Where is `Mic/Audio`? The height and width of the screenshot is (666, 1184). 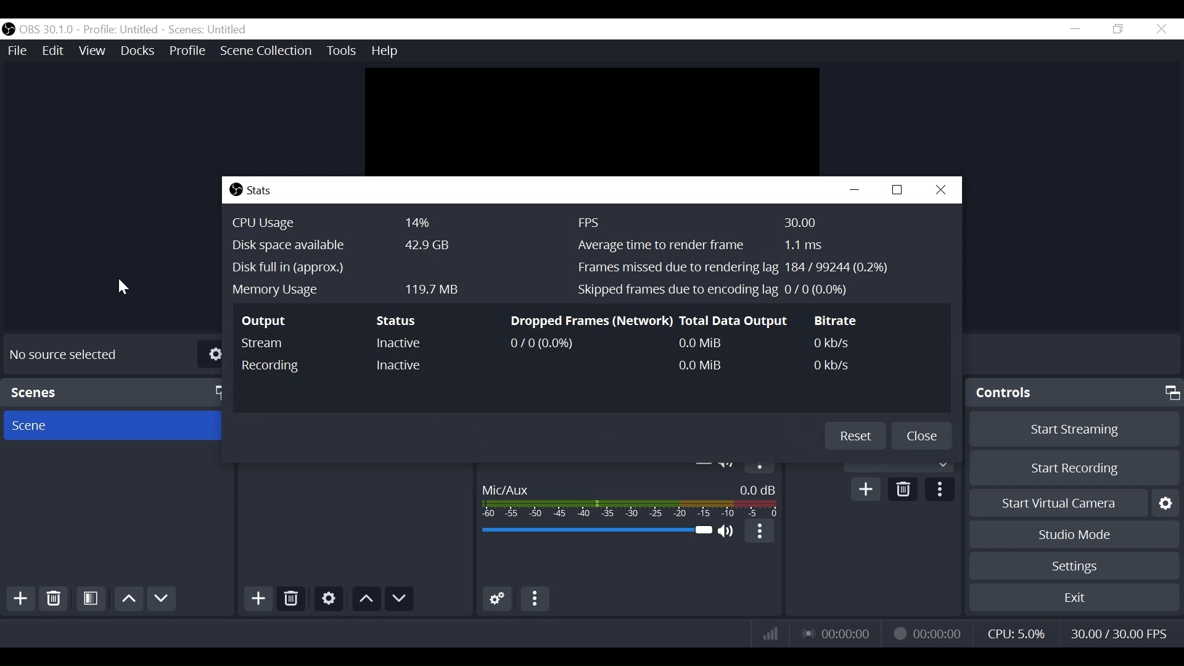 Mic/Audio is located at coordinates (598, 532).